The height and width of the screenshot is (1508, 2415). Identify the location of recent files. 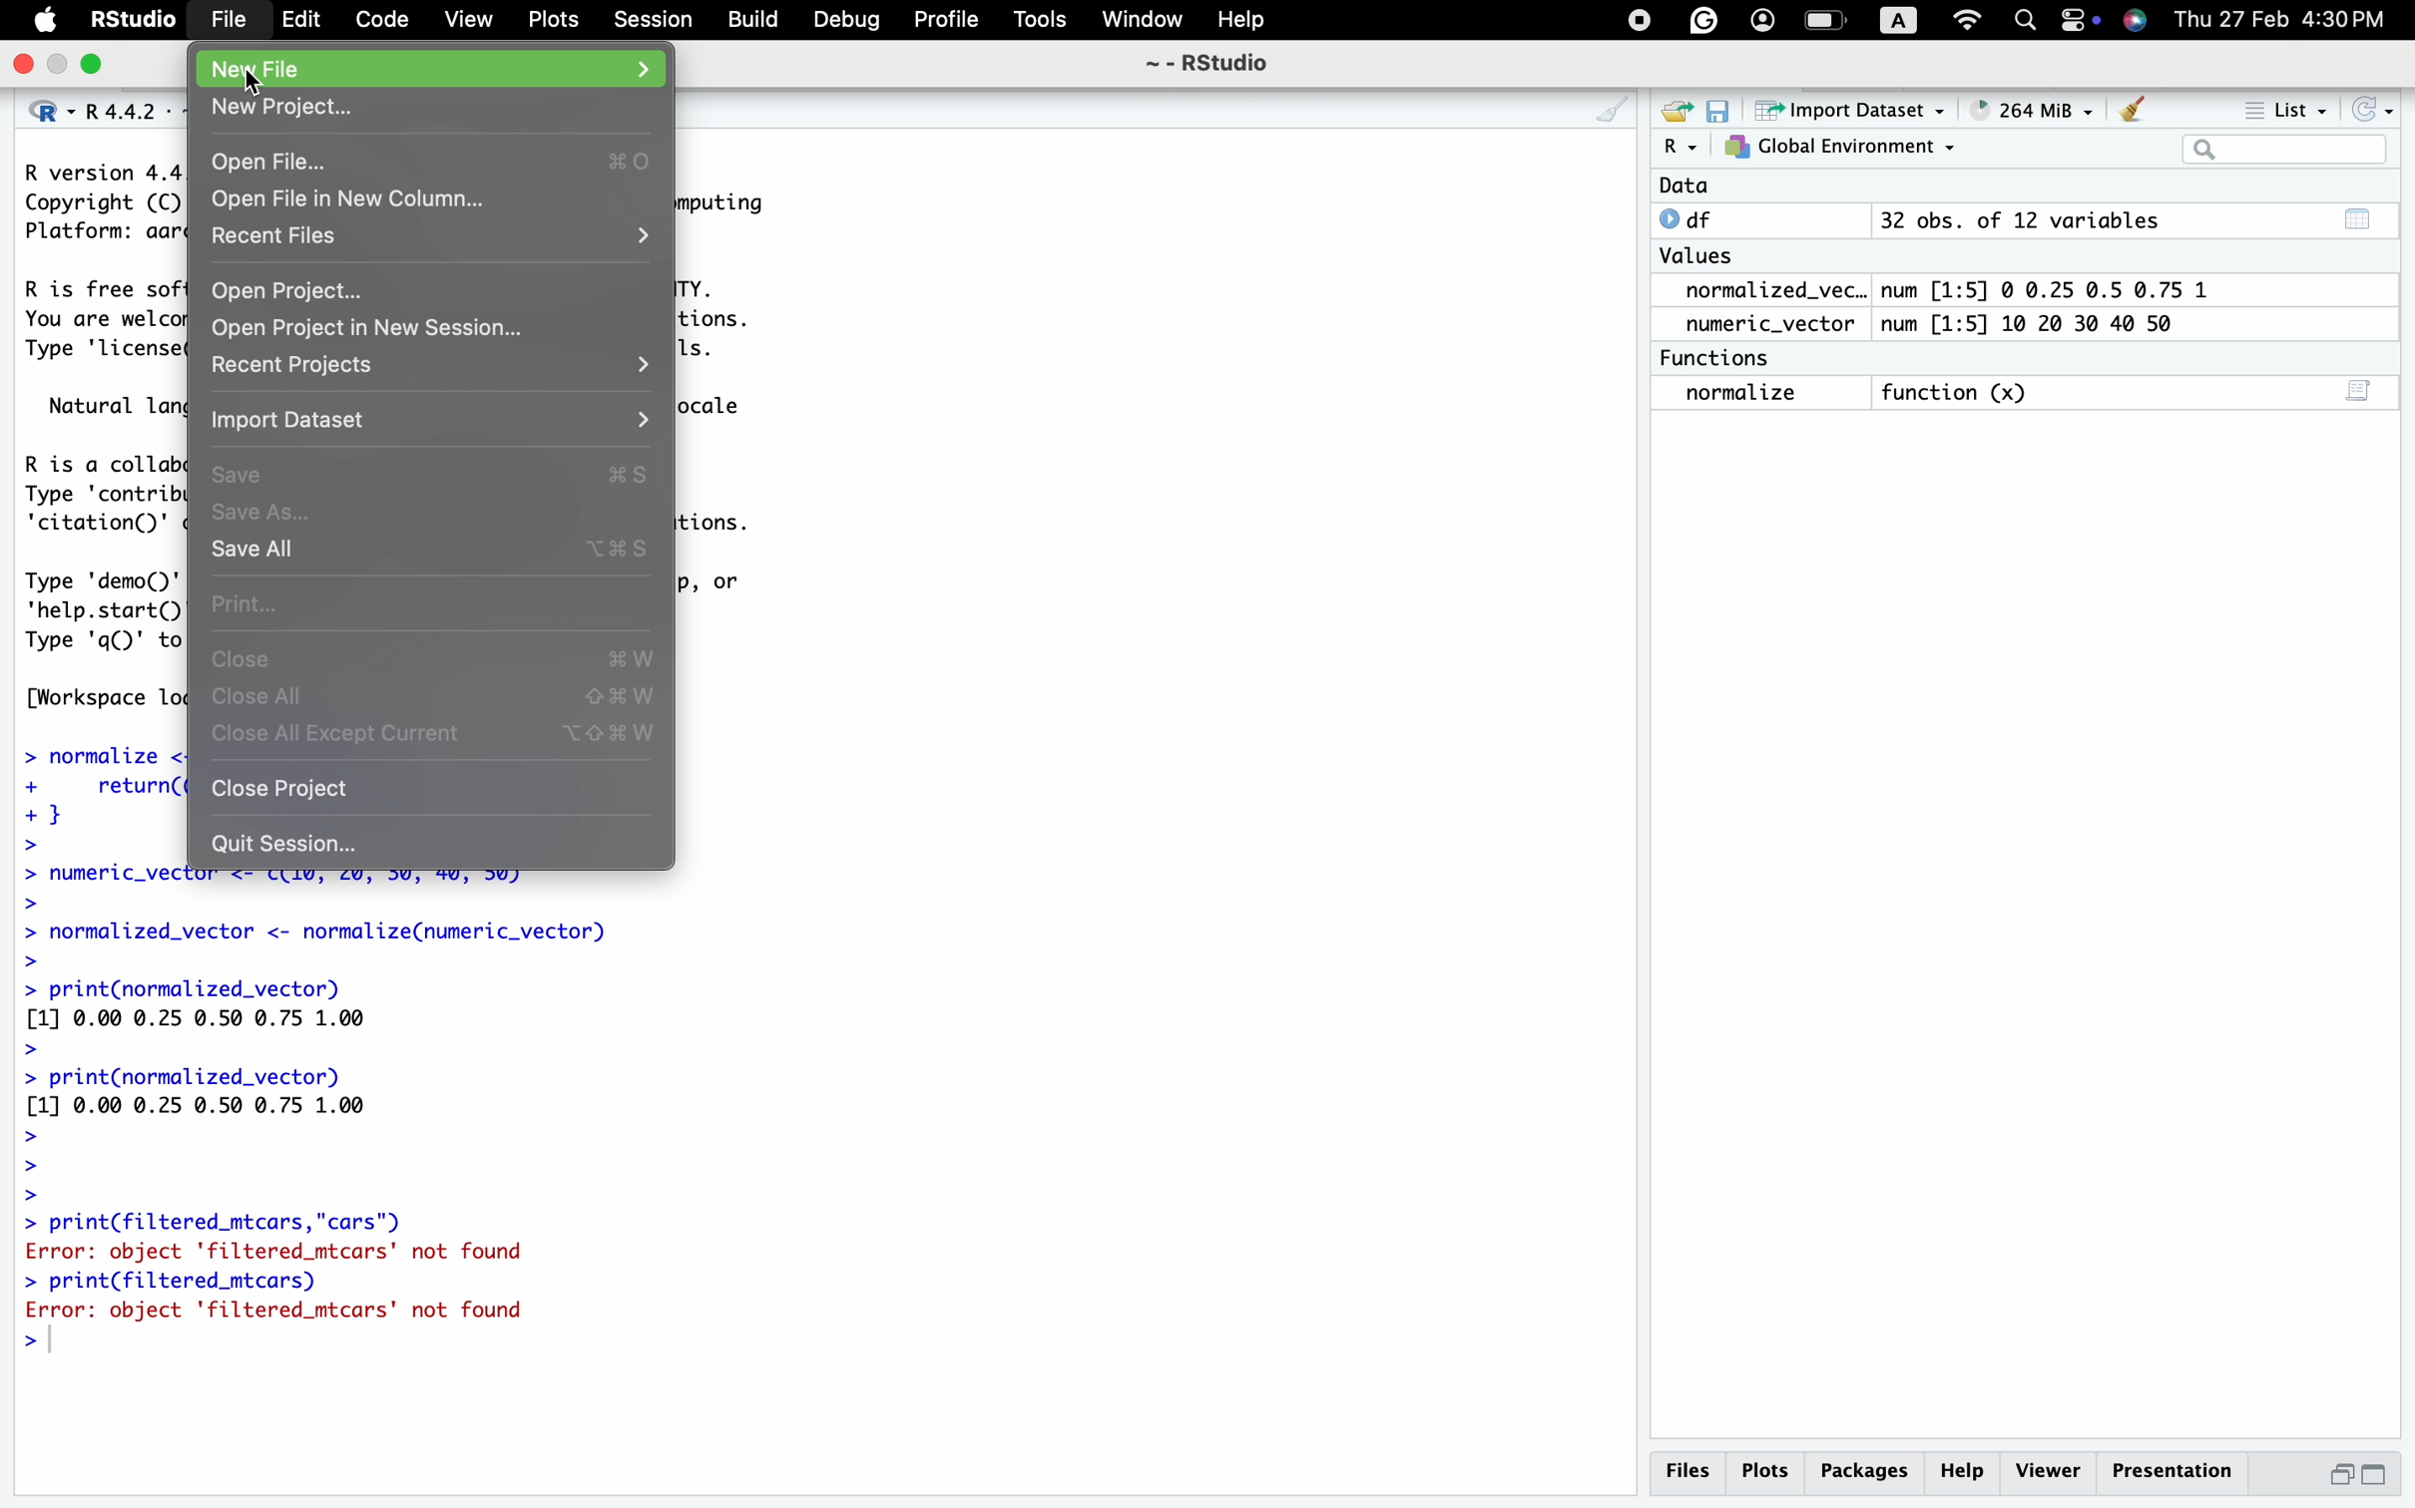
(434, 239).